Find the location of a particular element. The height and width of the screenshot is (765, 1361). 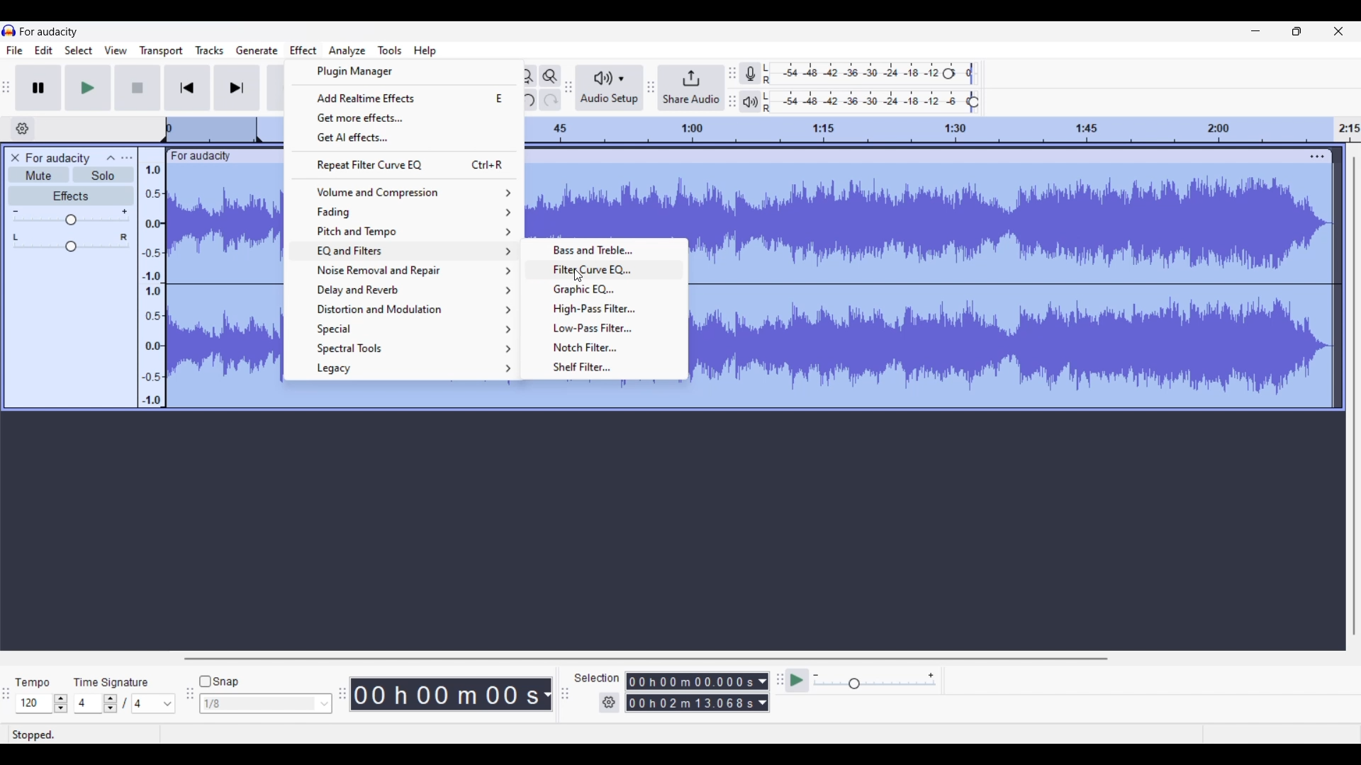

Change pan is located at coordinates (71, 247).